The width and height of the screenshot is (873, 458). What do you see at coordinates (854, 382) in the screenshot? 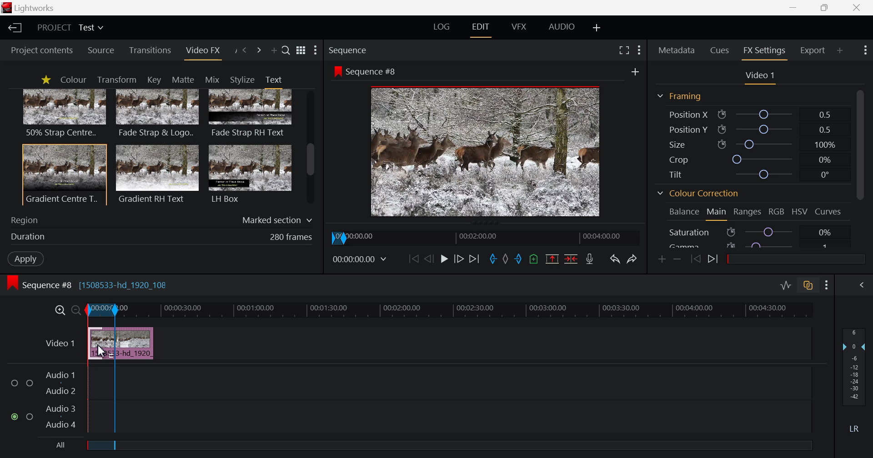
I see `Decibel Level` at bounding box center [854, 382].